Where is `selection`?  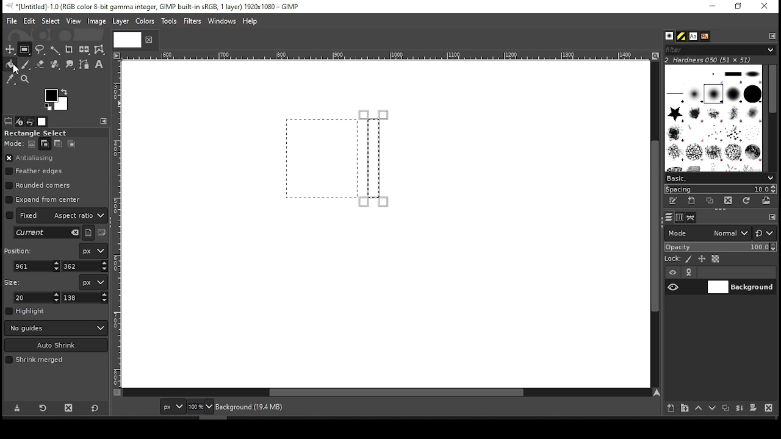 selection is located at coordinates (322, 159).